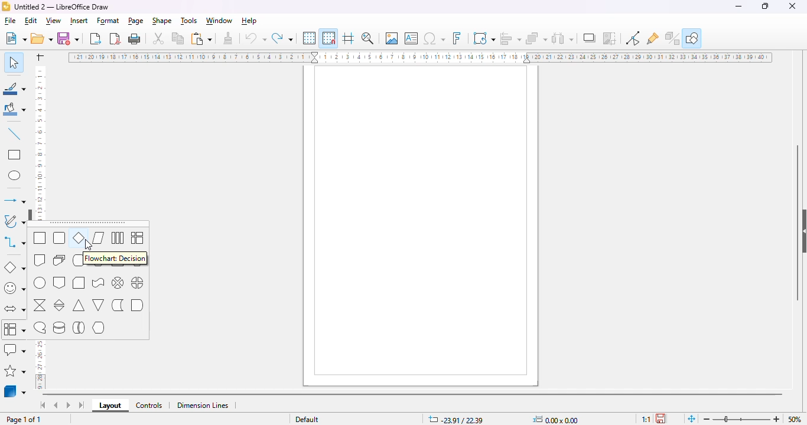 The height and width of the screenshot is (425, 807). I want to click on paste, so click(201, 38).